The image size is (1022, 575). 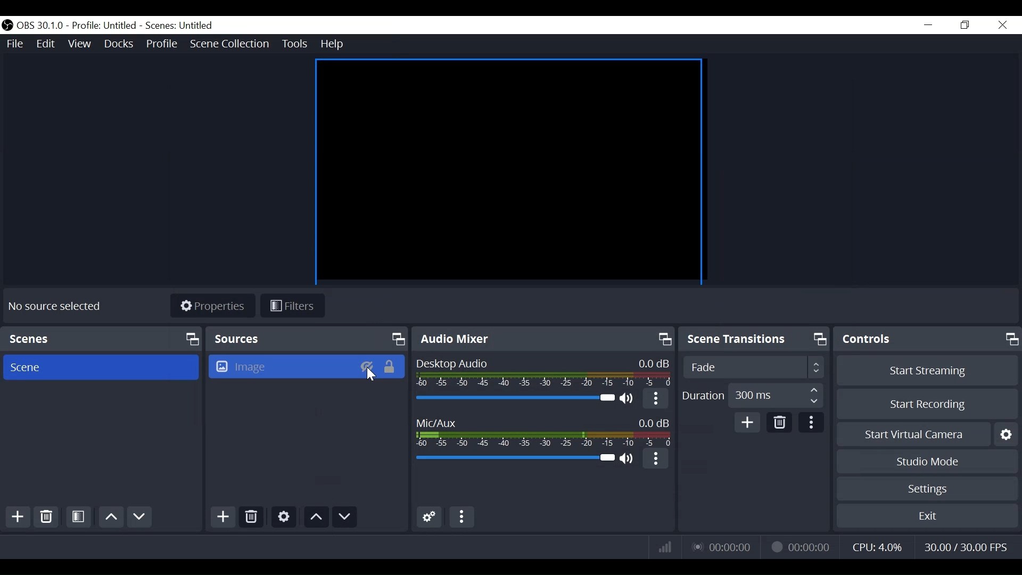 What do you see at coordinates (223, 517) in the screenshot?
I see `Add` at bounding box center [223, 517].